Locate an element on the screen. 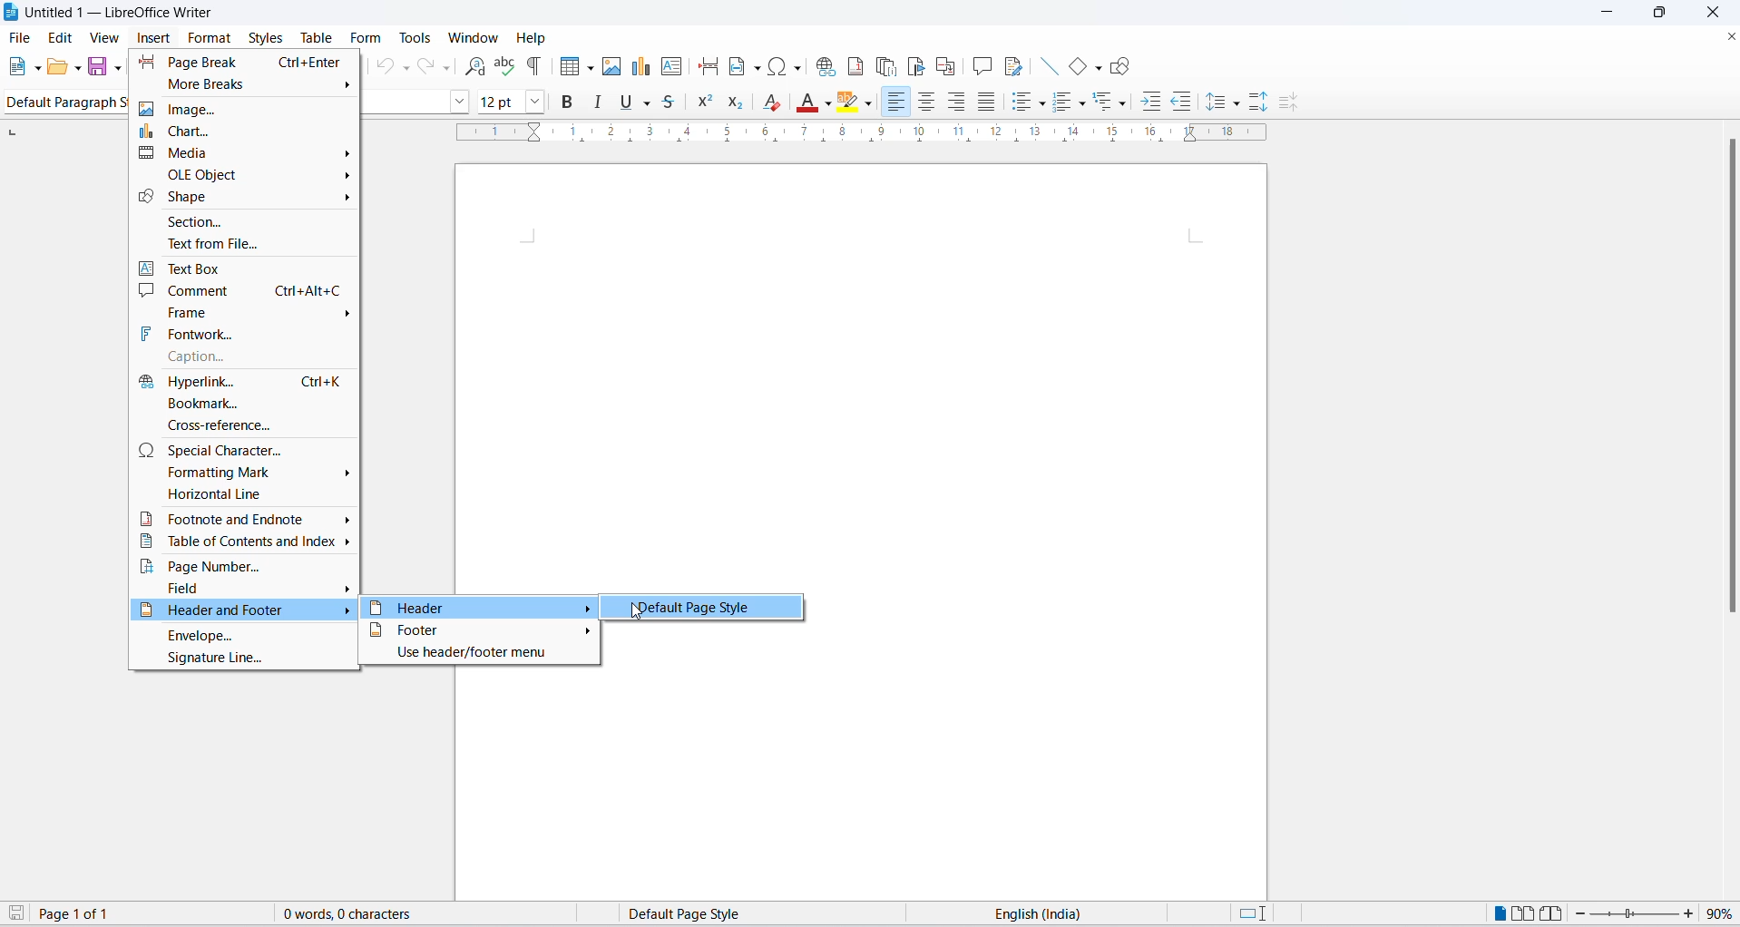 The image size is (1740, 927). increase indent is located at coordinates (1151, 103).